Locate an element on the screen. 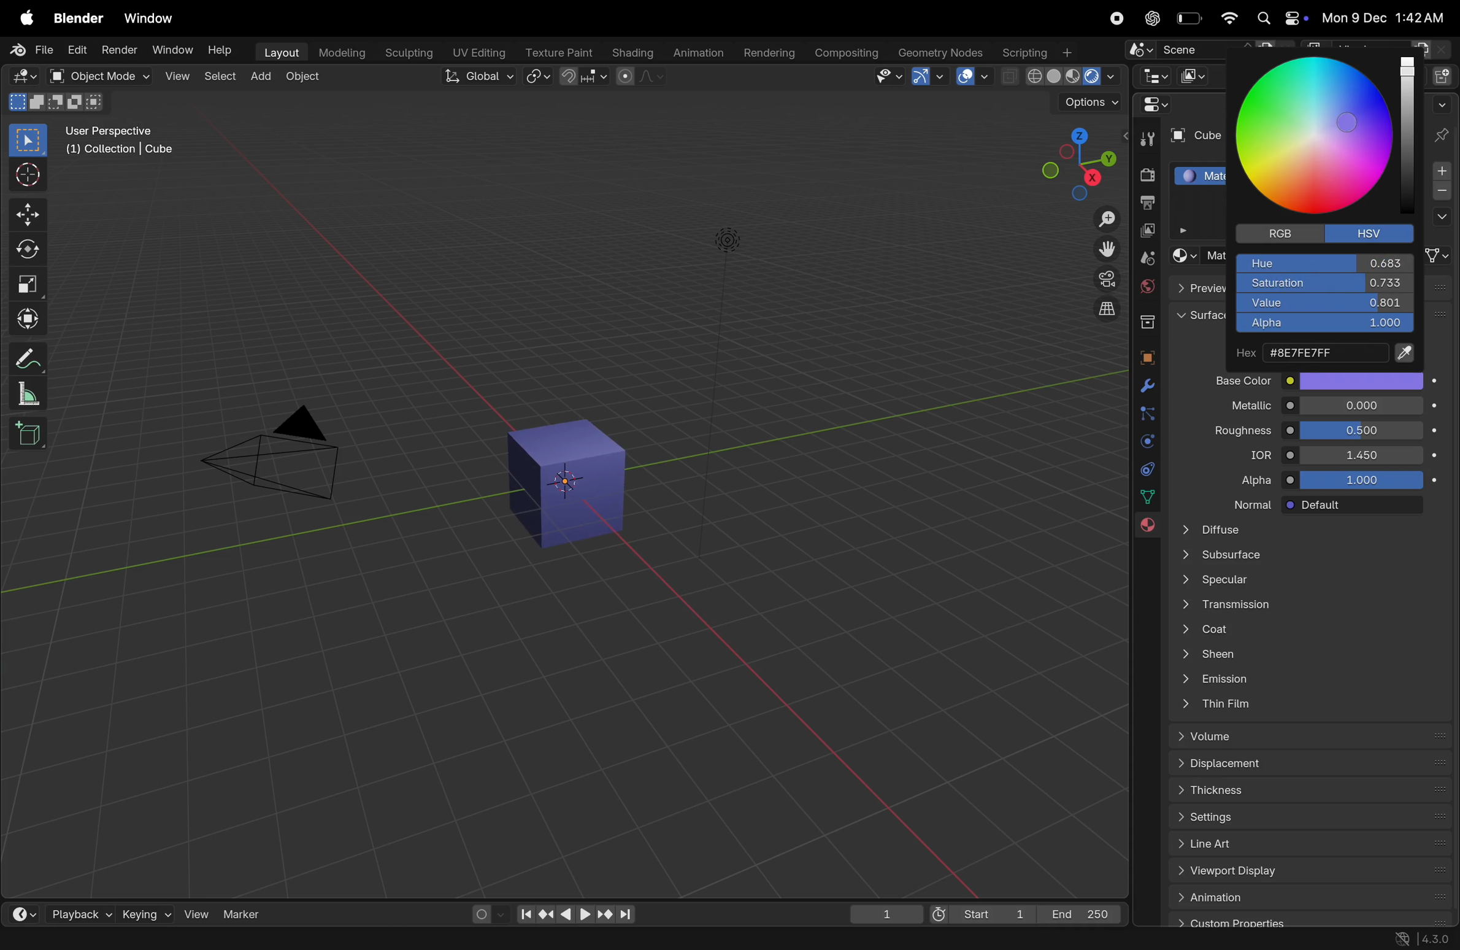 The width and height of the screenshot is (1460, 950). Hue is located at coordinates (1324, 263).